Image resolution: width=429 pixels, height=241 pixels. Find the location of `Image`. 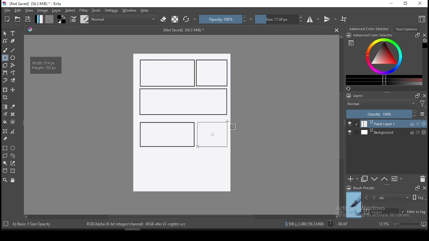

Image is located at coordinates (181, 172).